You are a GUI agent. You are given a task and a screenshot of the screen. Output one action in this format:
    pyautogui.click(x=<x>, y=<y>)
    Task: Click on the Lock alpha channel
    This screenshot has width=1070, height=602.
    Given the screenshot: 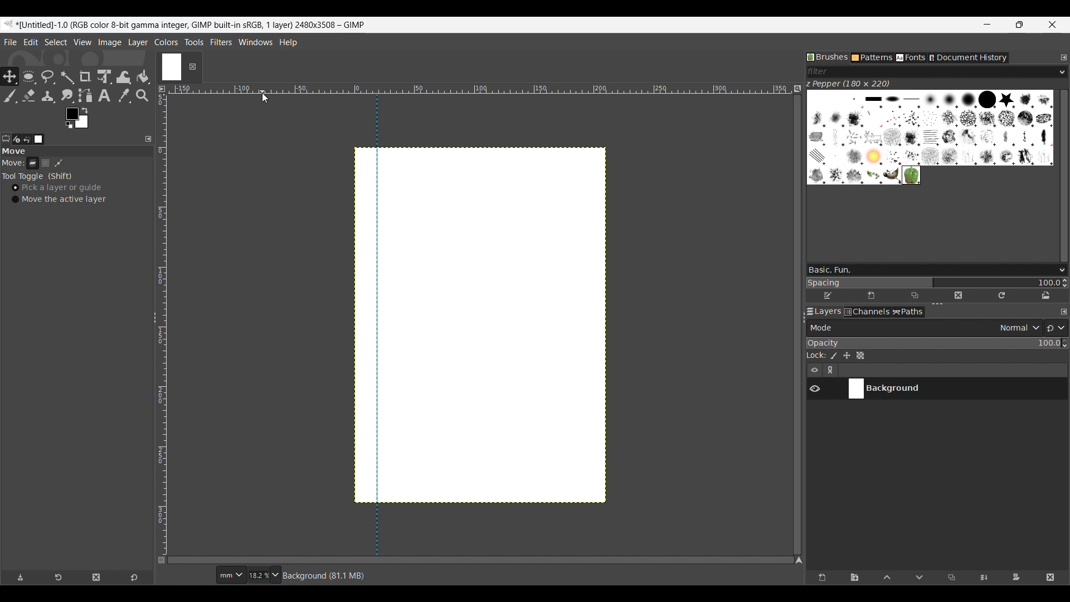 What is the action you would take?
    pyautogui.click(x=860, y=356)
    